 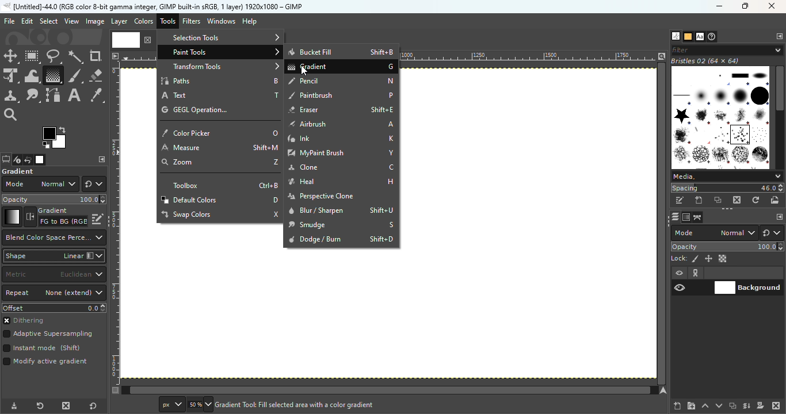 What do you see at coordinates (774, 233) in the screenshot?
I see `Switch to another group of modes` at bounding box center [774, 233].